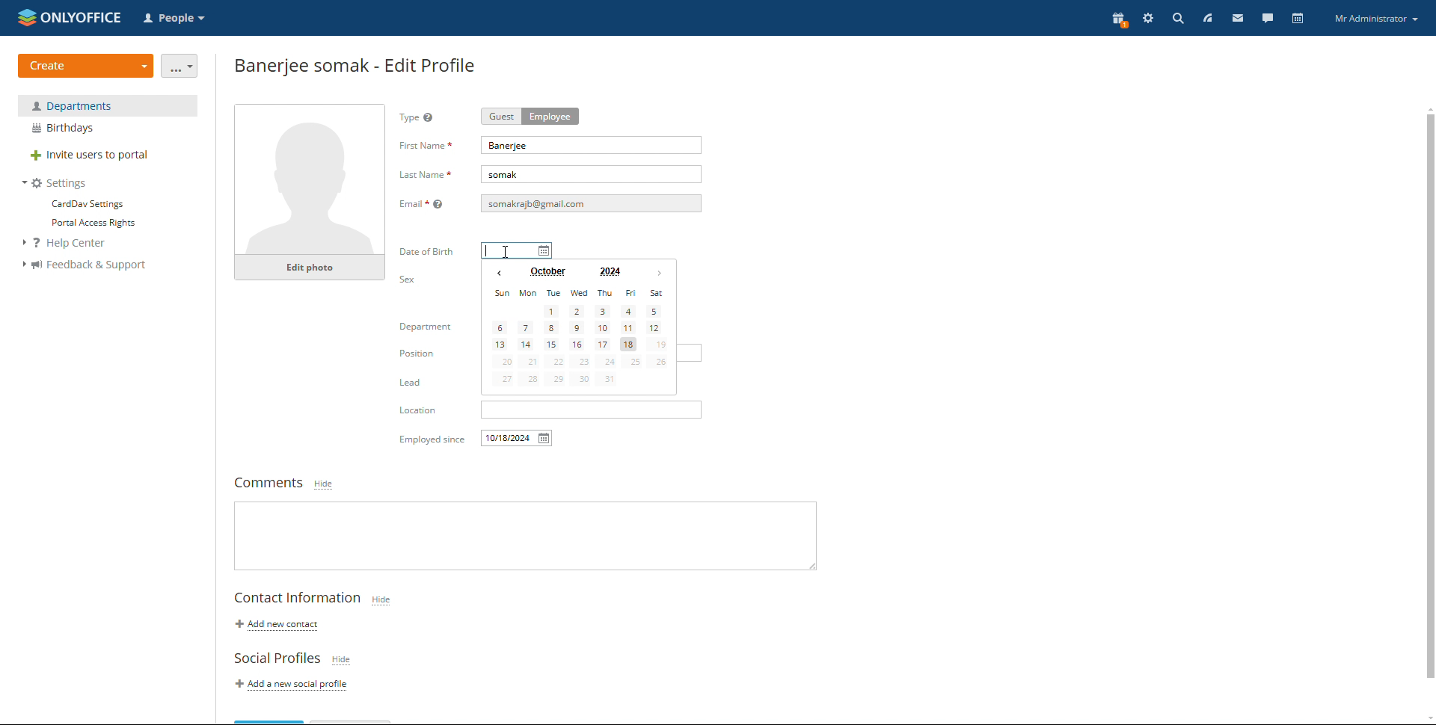  Describe the element at coordinates (423, 328) in the screenshot. I see `Department` at that location.